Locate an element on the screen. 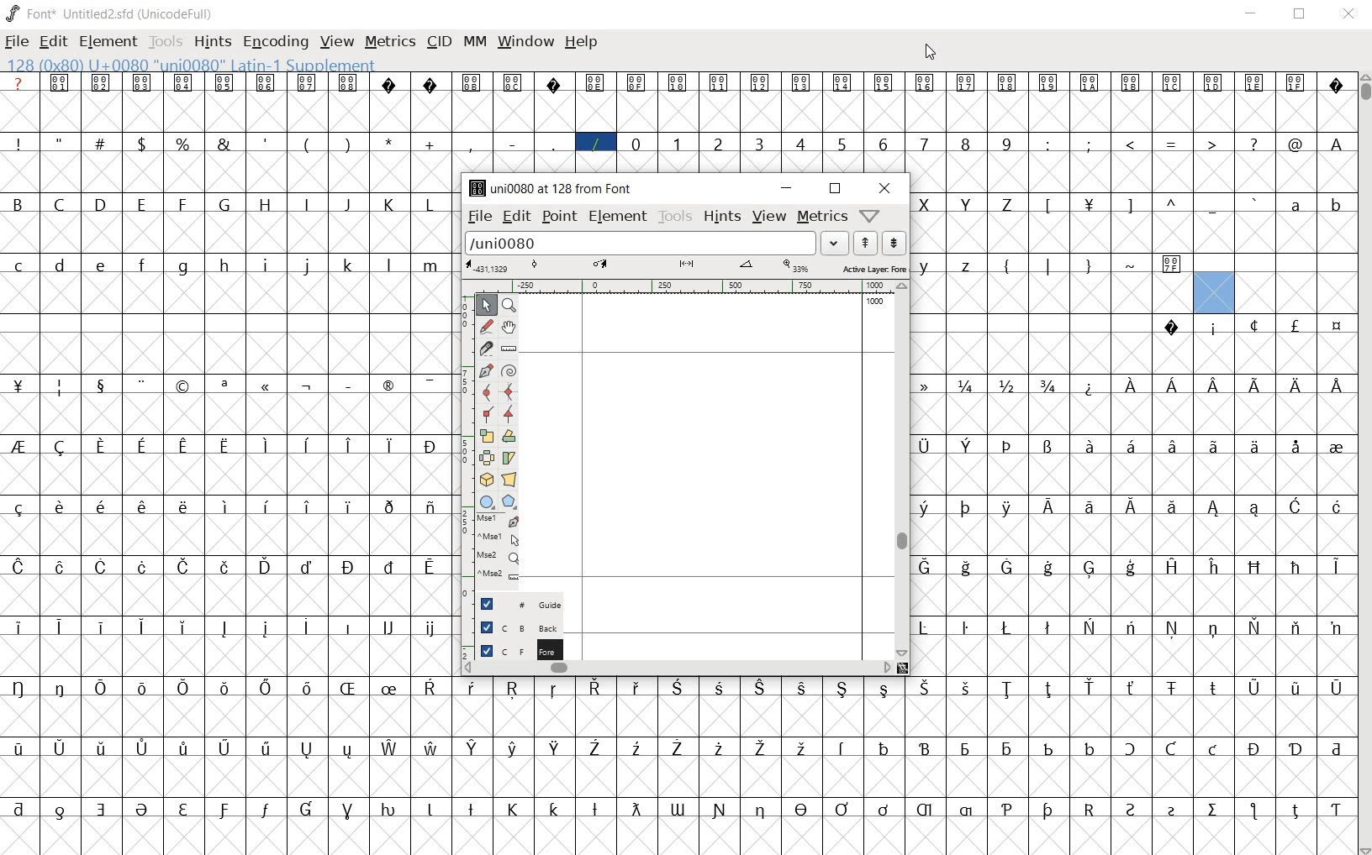  glyph is located at coordinates (842, 809).